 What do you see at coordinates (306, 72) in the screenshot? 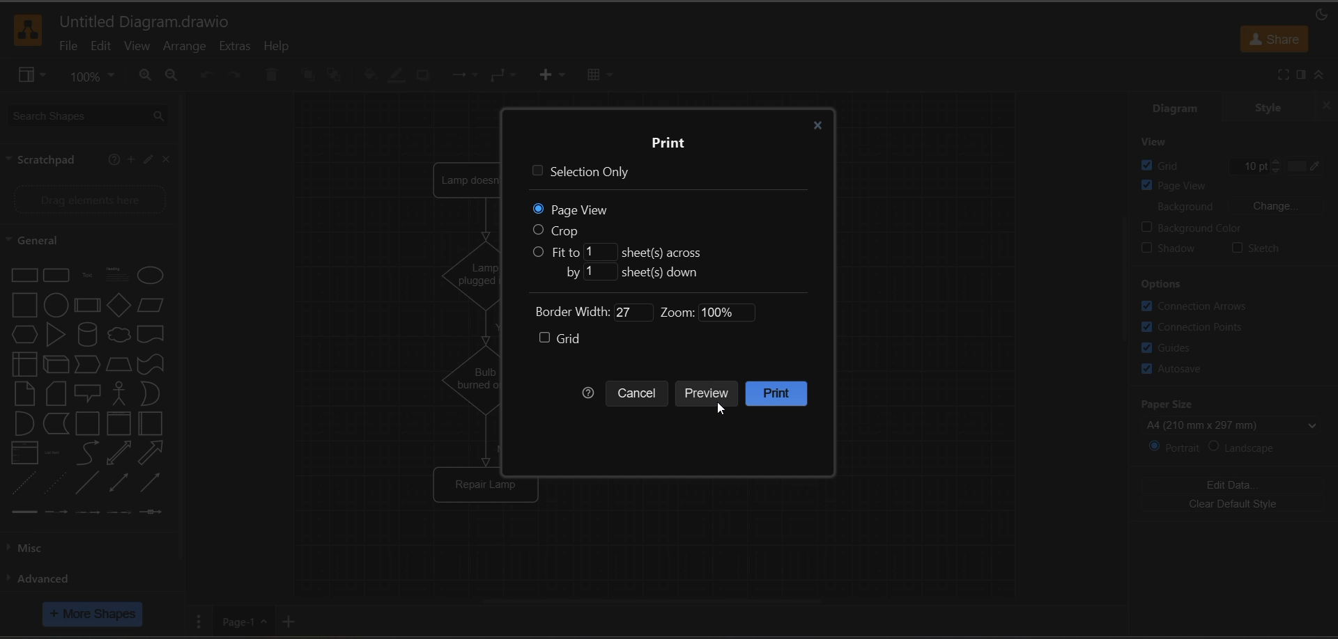
I see `to front` at bounding box center [306, 72].